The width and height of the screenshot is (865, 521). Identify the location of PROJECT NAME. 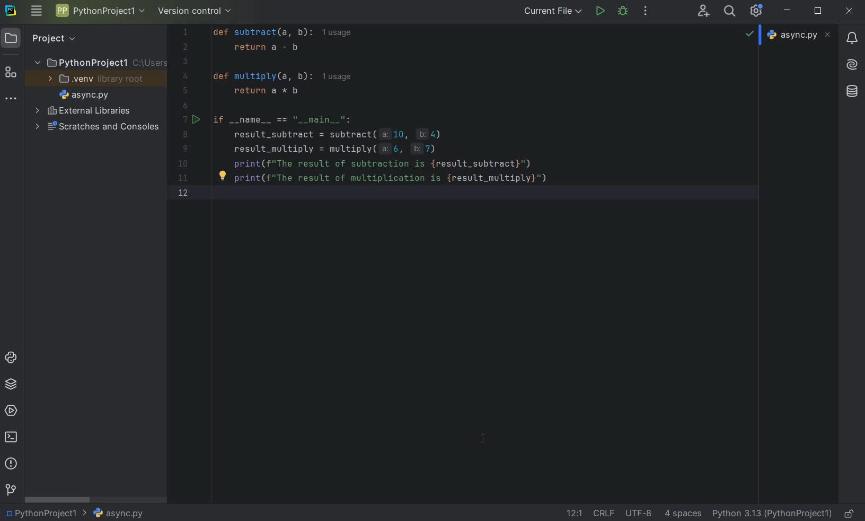
(99, 62).